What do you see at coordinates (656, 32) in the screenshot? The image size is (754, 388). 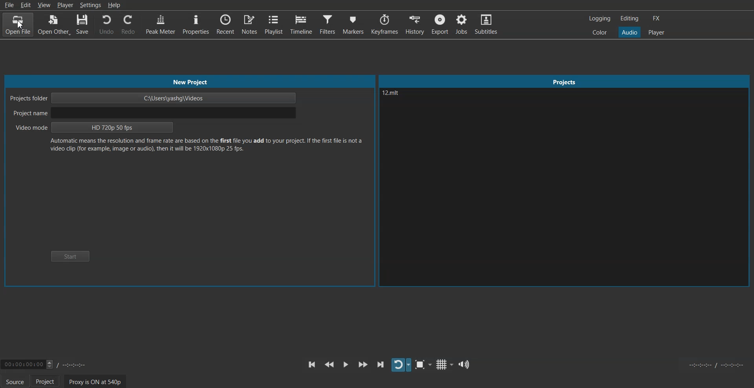 I see `Player` at bounding box center [656, 32].